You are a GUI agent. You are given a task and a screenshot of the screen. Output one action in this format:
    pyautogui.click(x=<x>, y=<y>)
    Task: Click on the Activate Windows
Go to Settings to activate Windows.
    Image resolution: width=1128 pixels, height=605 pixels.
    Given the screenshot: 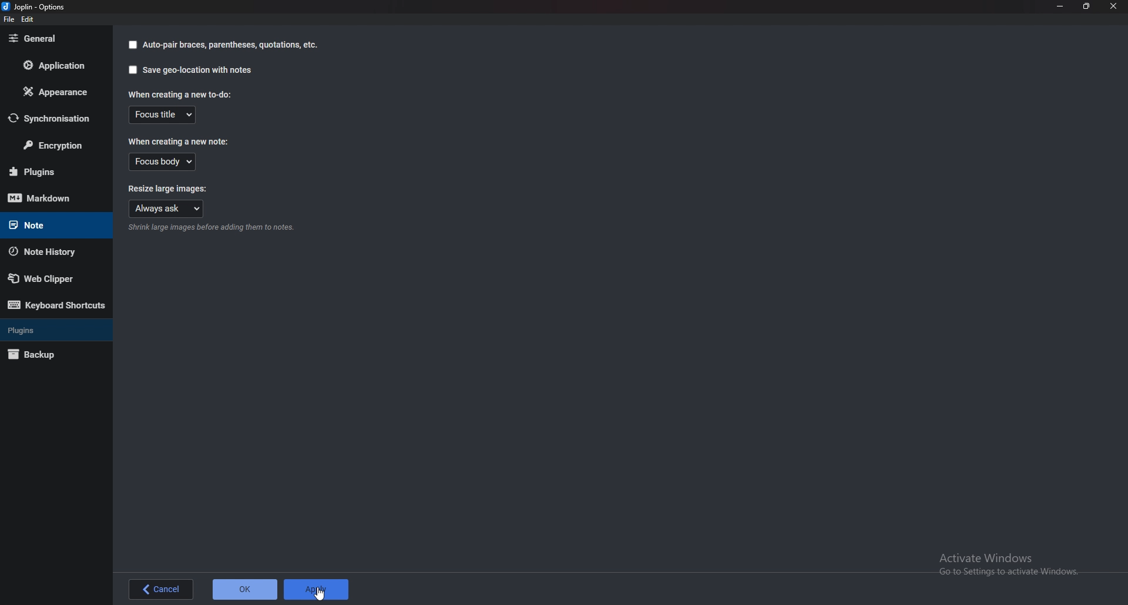 What is the action you would take?
    pyautogui.click(x=1013, y=566)
    